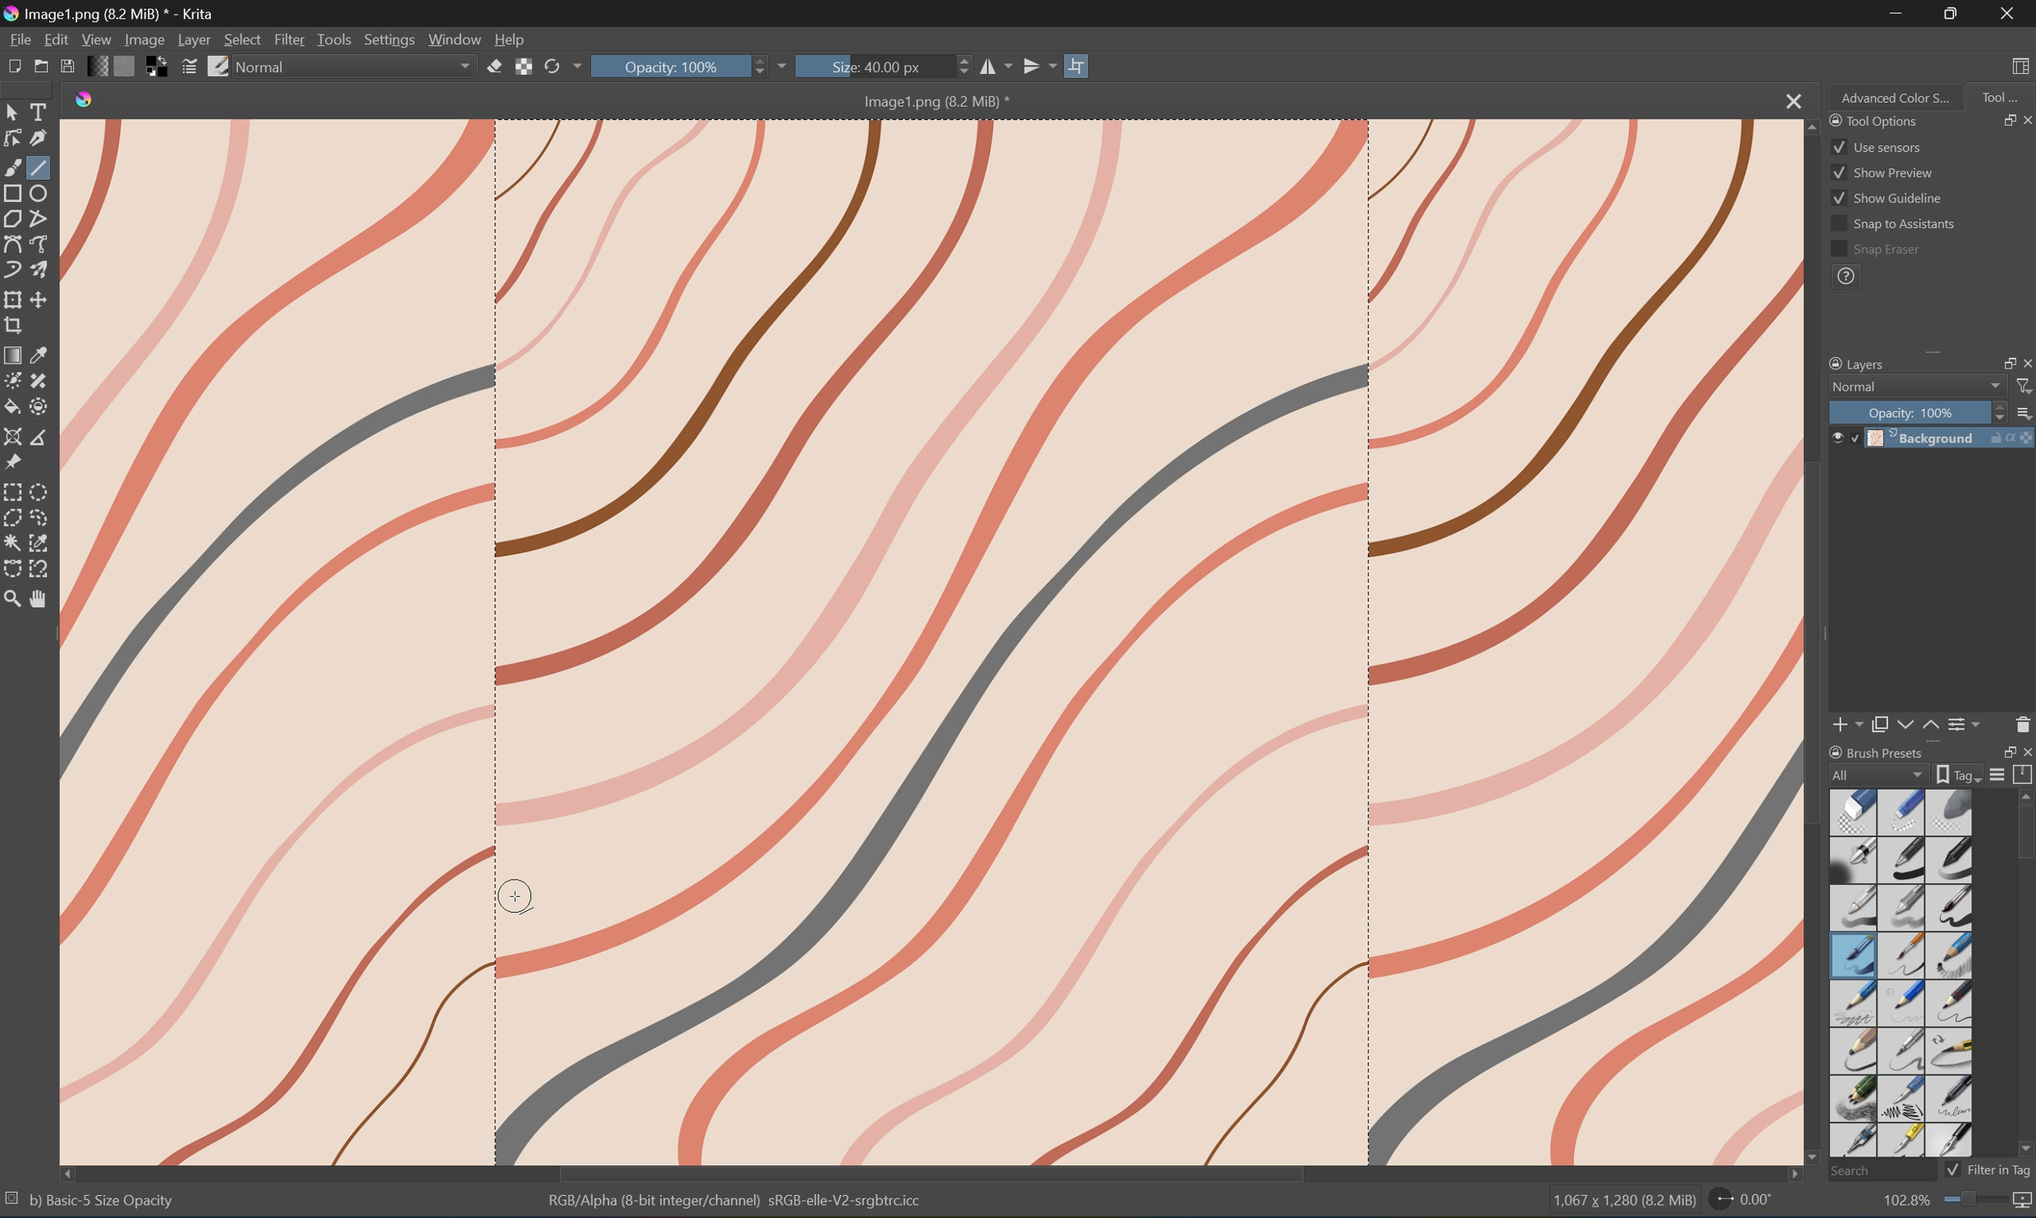 The image size is (2036, 1218). What do you see at coordinates (2023, 836) in the screenshot?
I see `Scroll Bar` at bounding box center [2023, 836].